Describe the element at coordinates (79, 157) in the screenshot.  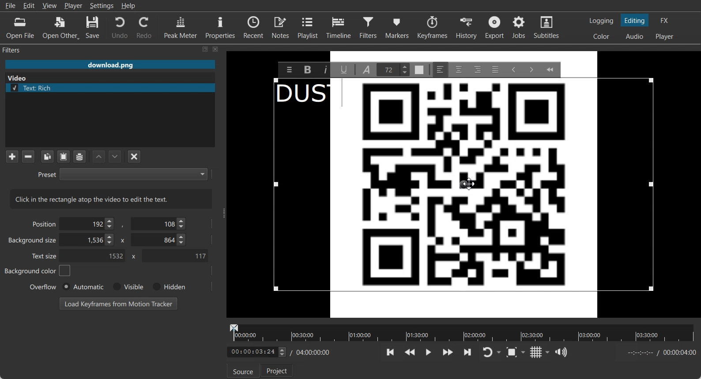
I see `Save a filter set` at that location.